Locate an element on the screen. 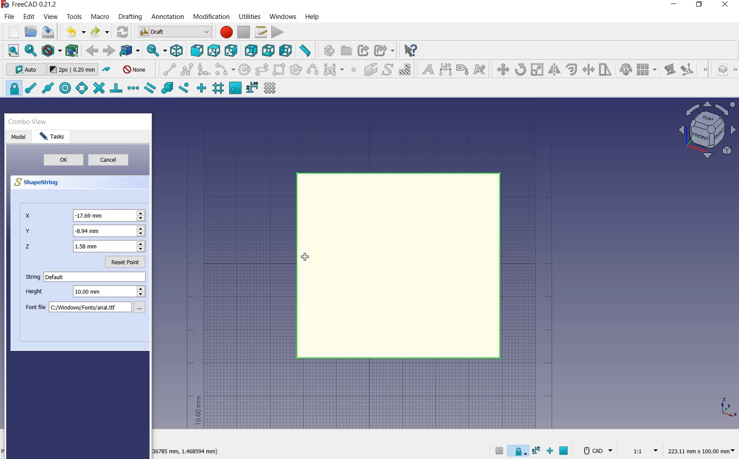 The width and height of the screenshot is (739, 459). close is located at coordinates (146, 123).